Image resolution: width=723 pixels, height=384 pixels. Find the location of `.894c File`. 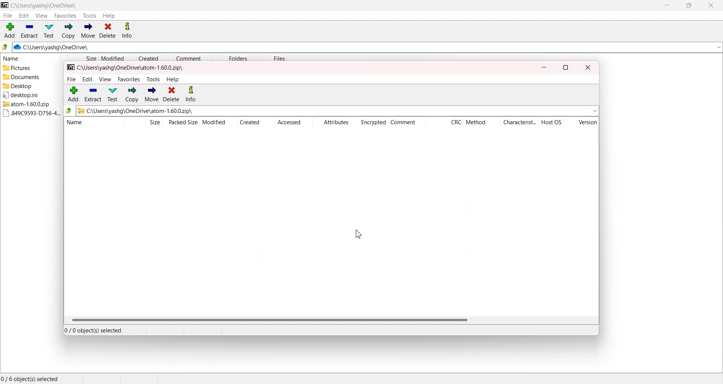

.894c File is located at coordinates (30, 113).